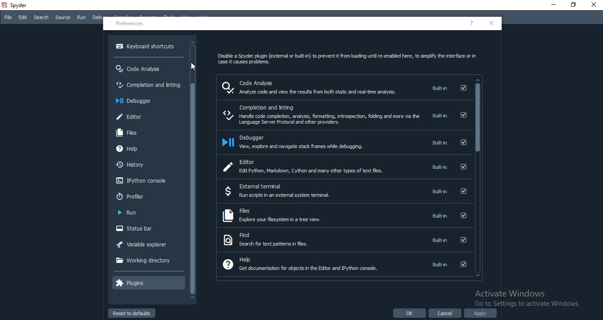 Image resolution: width=603 pixels, height=320 pixels. I want to click on debugger, so click(344, 143).